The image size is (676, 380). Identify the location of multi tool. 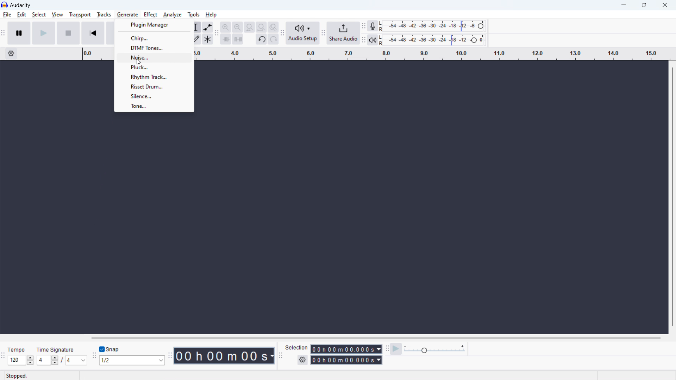
(208, 39).